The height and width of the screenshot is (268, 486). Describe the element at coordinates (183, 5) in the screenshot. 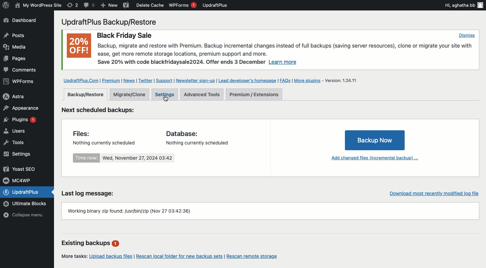

I see `WPForms 1` at that location.